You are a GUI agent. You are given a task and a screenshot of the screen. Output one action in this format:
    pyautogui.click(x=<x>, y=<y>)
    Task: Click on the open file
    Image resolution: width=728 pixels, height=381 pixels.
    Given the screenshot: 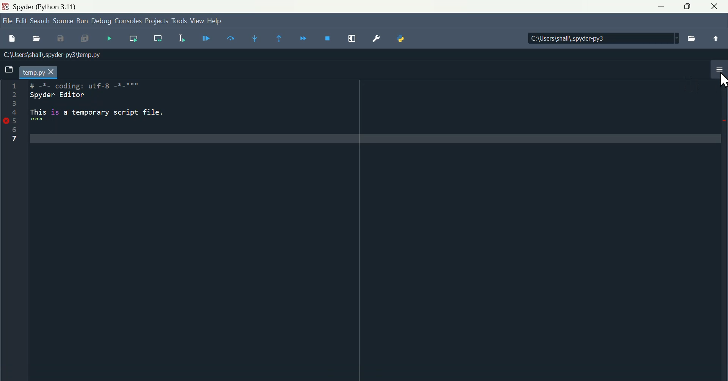 What is the action you would take?
    pyautogui.click(x=38, y=39)
    